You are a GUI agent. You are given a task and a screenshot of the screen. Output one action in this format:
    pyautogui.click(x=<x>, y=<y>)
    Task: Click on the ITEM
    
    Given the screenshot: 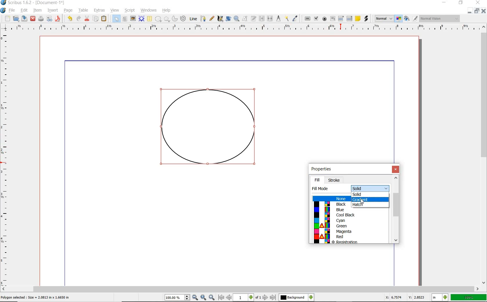 What is the action you would take?
    pyautogui.click(x=38, y=10)
    